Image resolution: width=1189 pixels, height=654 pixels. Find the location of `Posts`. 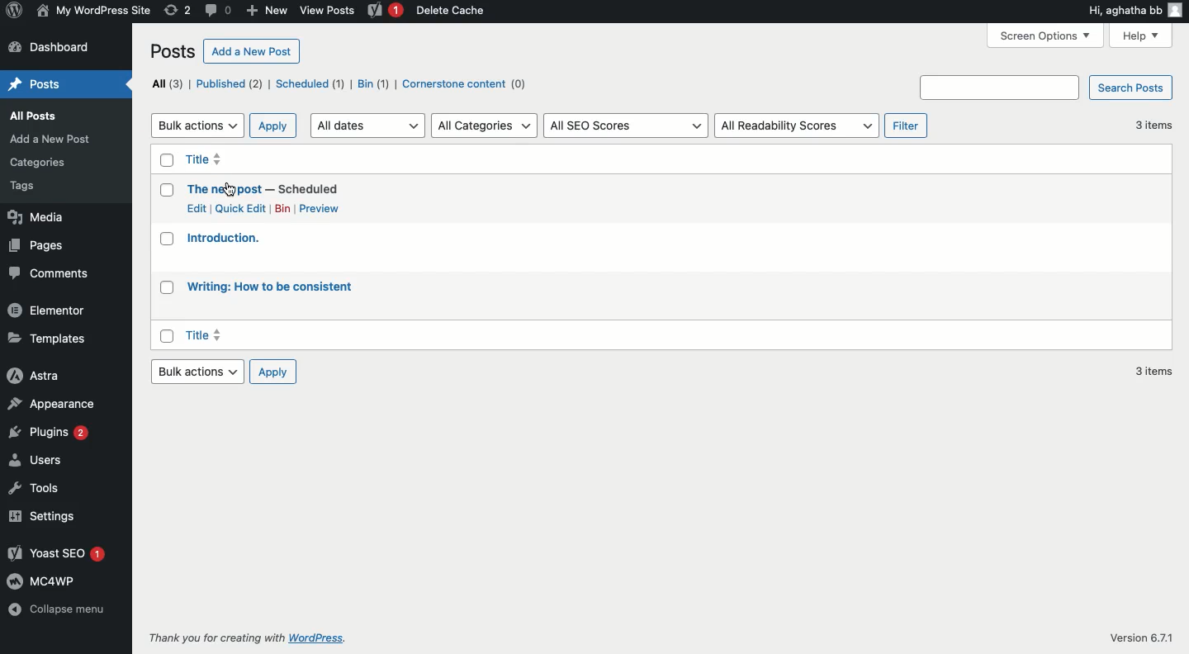

Posts is located at coordinates (172, 51).